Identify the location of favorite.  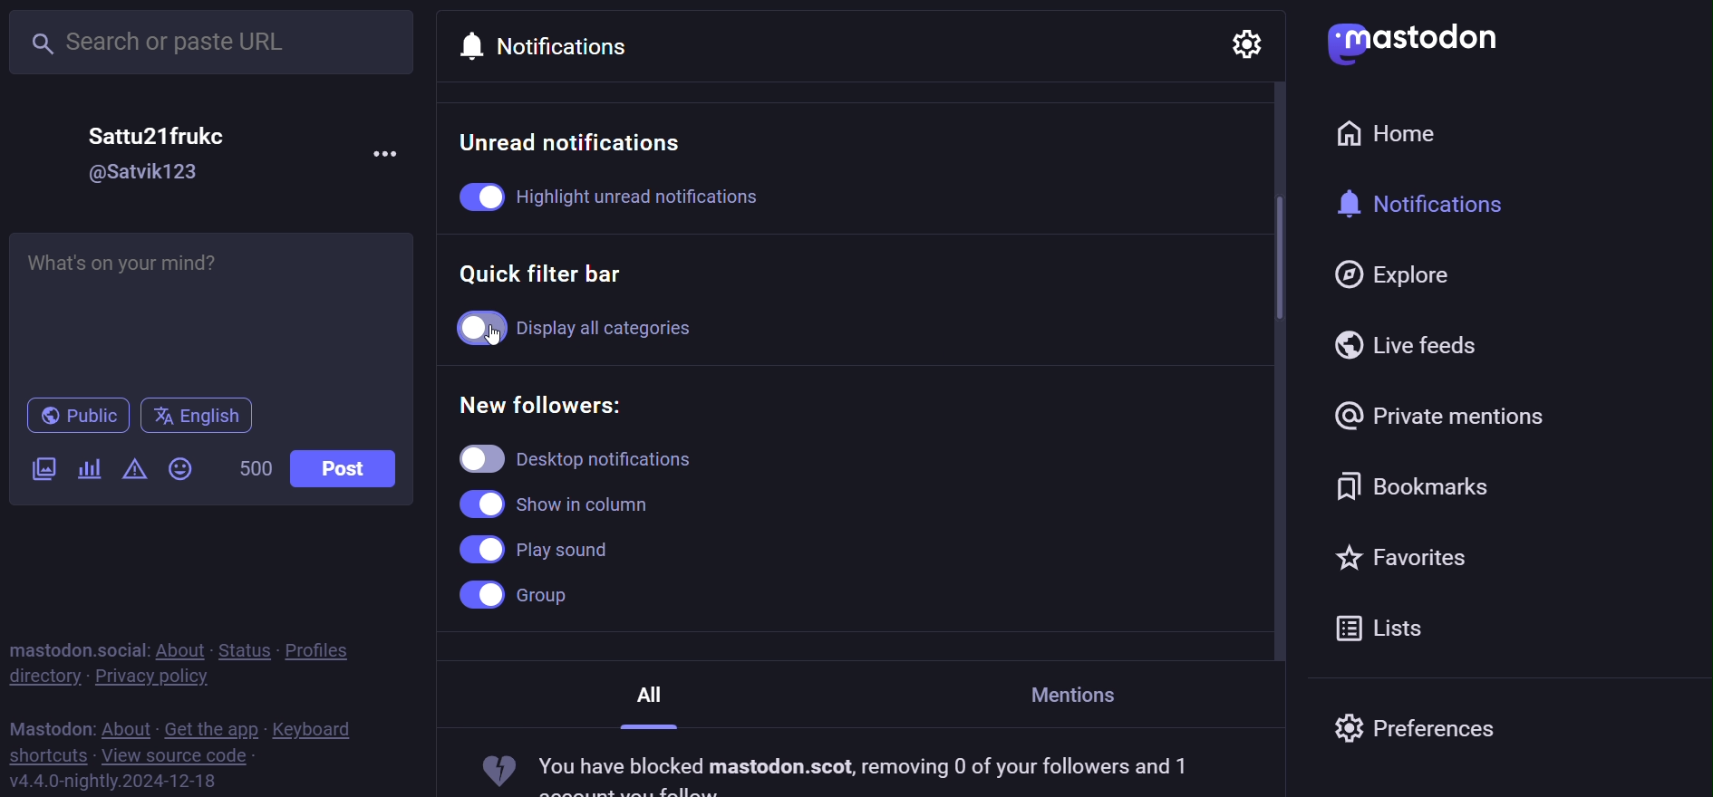
(1404, 556).